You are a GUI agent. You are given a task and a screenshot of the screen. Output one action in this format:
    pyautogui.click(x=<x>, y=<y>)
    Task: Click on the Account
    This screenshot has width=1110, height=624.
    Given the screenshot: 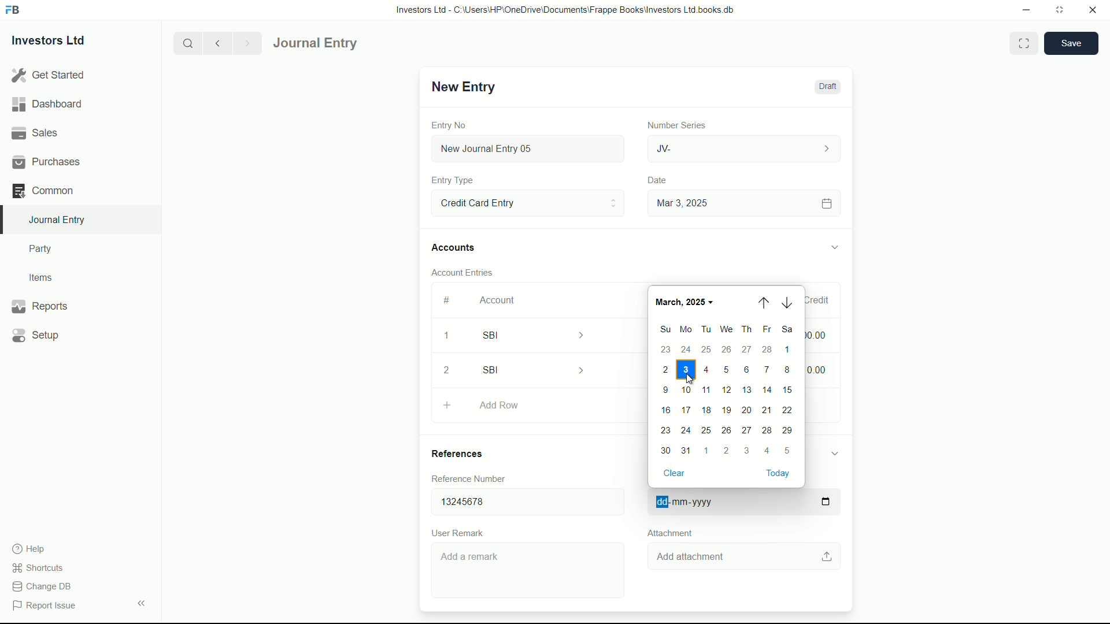 What is the action you would take?
    pyautogui.click(x=498, y=300)
    